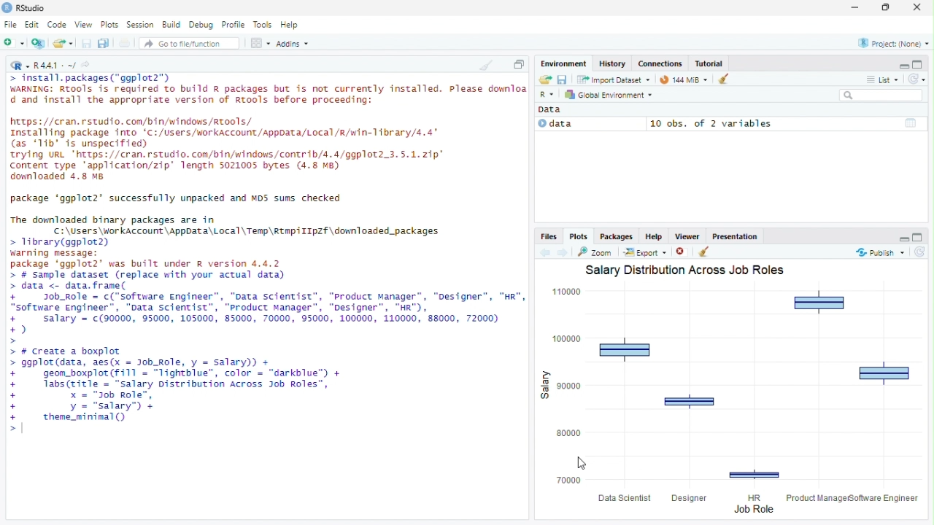 The height and width of the screenshot is (525, 934). Describe the element at coordinates (266, 258) in the screenshot. I see `Code - > install.packages("ggplot2") WARNING: Rtools is required to build R packages but is not currently installed. Please downloa d and install the appropriate version of Rtools before proceeding:  https://cran.rstudio.com/bin/windows/Rtools/ Installing package into 'C:/Users/workAccount/AppData/Local/R/win-library/4.4' (as 'lib' is unspecified) trying URL 'https://cran.rstudio.com/bin/windows/contrib/4.4/ggplot2_3.5.1.zip' Content type 'application/zip' length 5021005 bytes (4.8 MB) downloaded 4.8 MB  package ggplot2' successfully unpacked and MD5 sums checked The downloaded binary packages are in C:\Users\workAccount\AppData\Local\Temp\RtmpiIIpZf\downloaded_packages > library(ggplot2) > Files warning message: package ggplot2' was built under R version 4.4.2 > # Sample dataset (replace with your actual data) > data <- data.frame( + Job_Role c("Software Engineer", "Data Scientist", "Product Manager", "Designer", "HR", "Software Engineer", "Data Scientist", "Product Manager", "Designer", "HR"), + salary c(90000, 95000, 105000, 85000, 70000, 95000, 100000, 110000, 88000, 72000)  > Create a boxplot > ggplot(data, aes (x Job Role, y salary)) + geom_boxplot(fill "lightblue", color "darkblue") + + + labs (title "Salary Distribution Across Job Roles", y = "salary") + + x = "Job Role", theme minimal()` at that location.